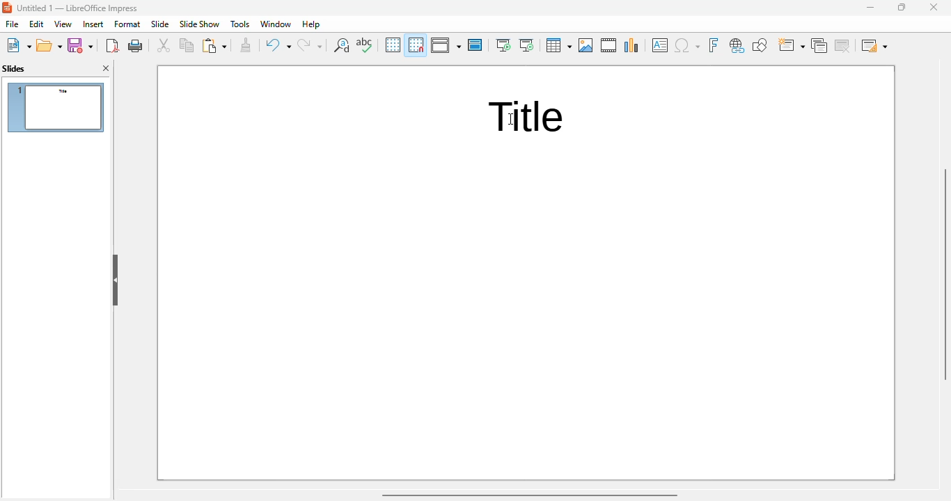 Image resolution: width=951 pixels, height=501 pixels. What do you see at coordinates (113, 45) in the screenshot?
I see `export directly as PDF` at bounding box center [113, 45].